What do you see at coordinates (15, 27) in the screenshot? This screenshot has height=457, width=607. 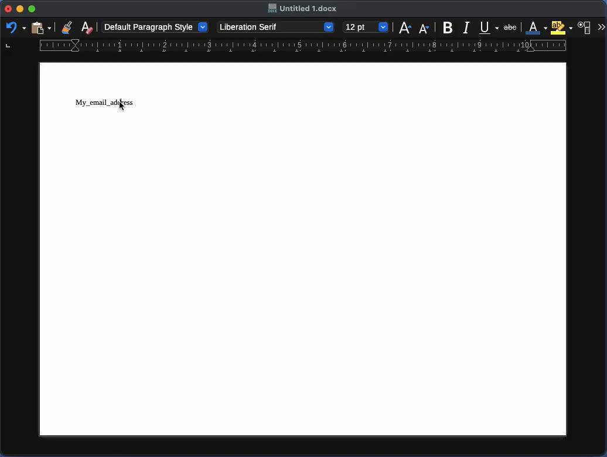 I see `Redo` at bounding box center [15, 27].